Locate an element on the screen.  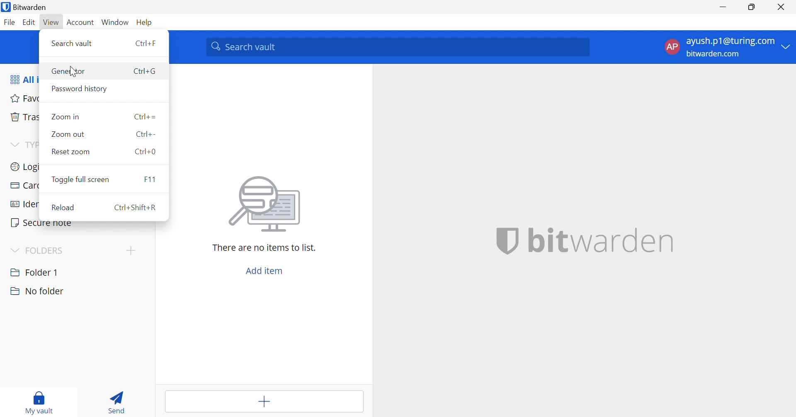
Add folder is located at coordinates (133, 250).